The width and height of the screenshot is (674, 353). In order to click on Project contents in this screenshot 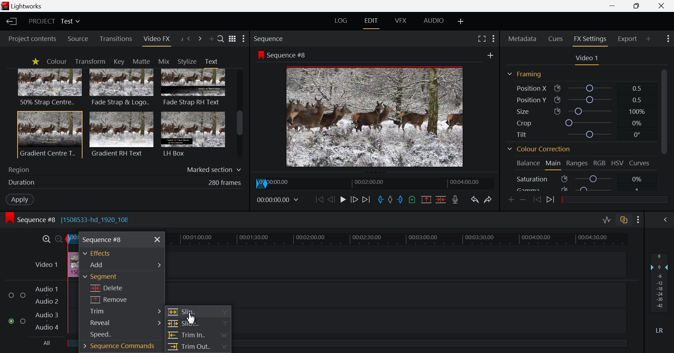, I will do `click(32, 39)`.